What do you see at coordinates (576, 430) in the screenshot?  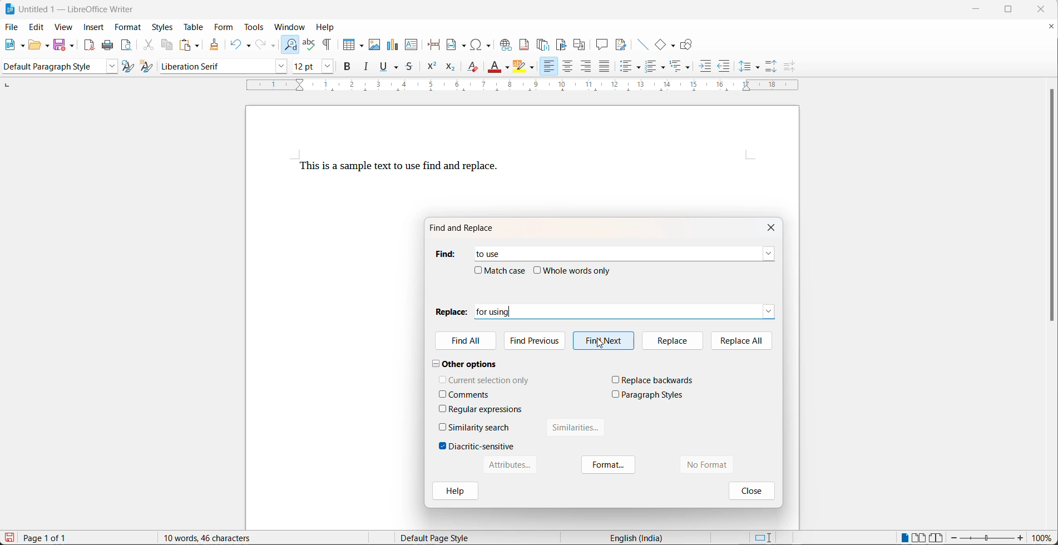 I see `similarities button` at bounding box center [576, 430].